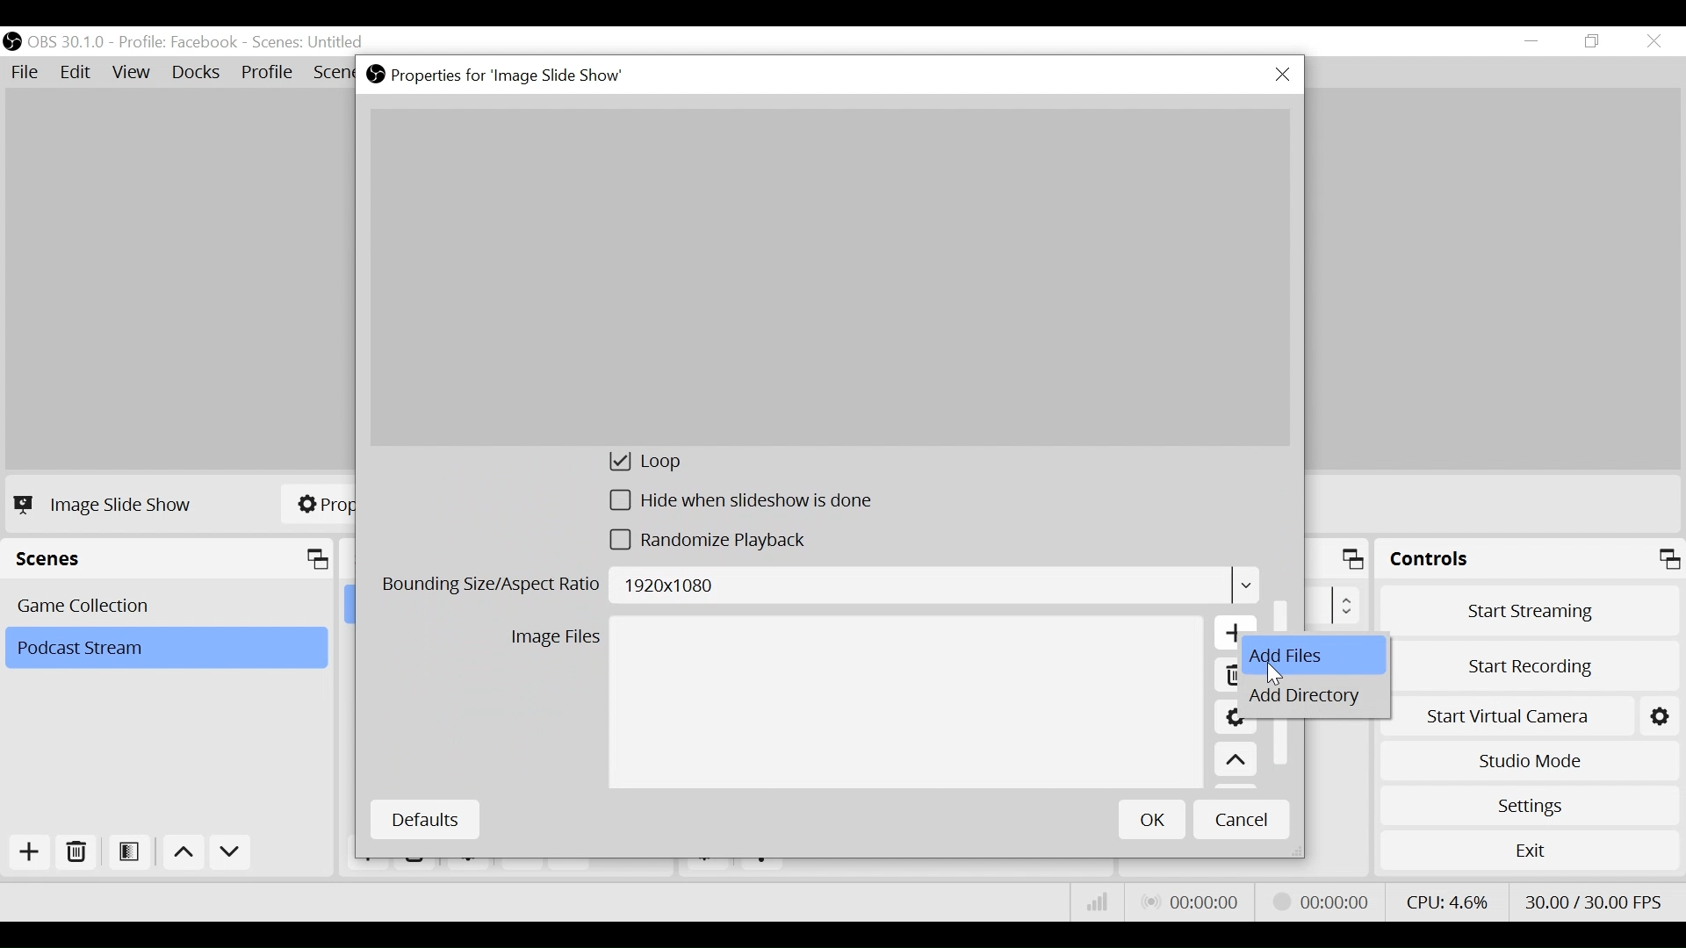 This screenshot has width=1686, height=948. I want to click on Start Streaming, so click(1531, 610).